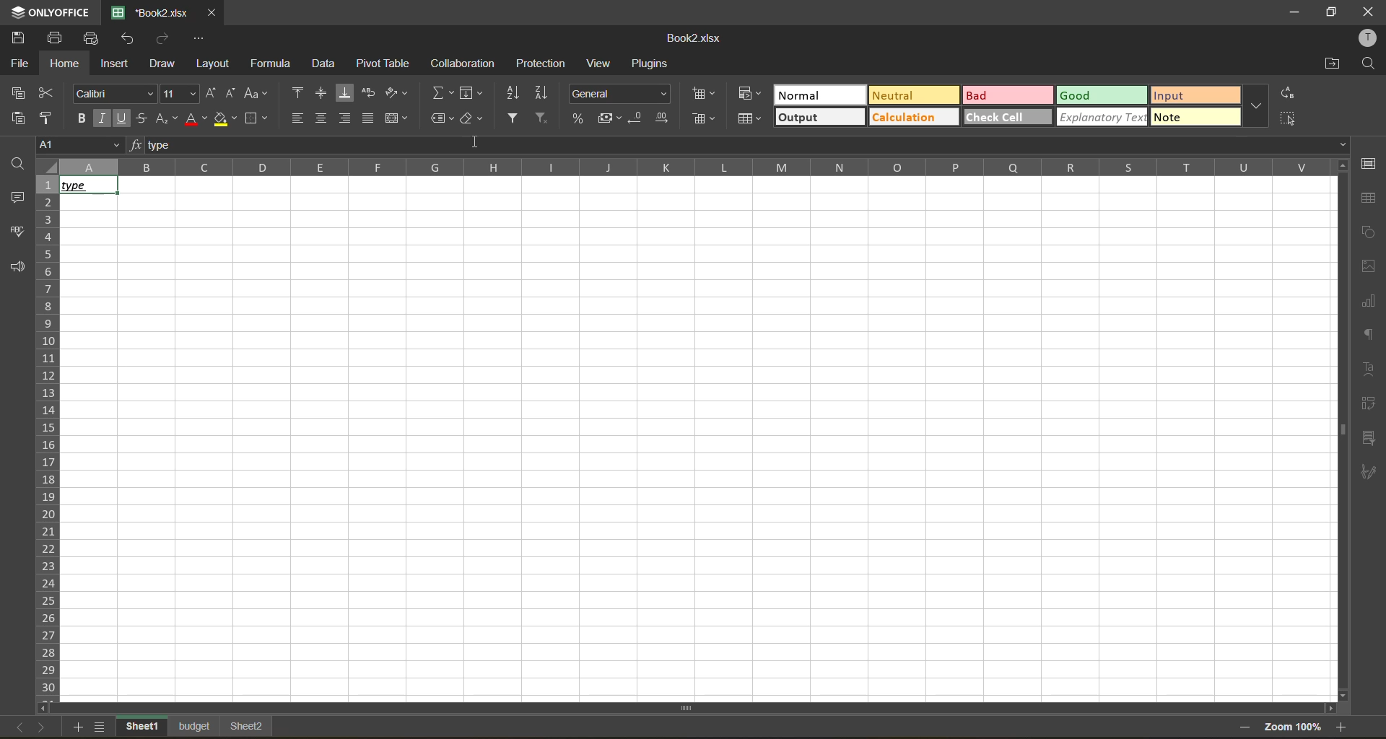 The image size is (1386, 739). Describe the element at coordinates (1330, 64) in the screenshot. I see `open location` at that location.